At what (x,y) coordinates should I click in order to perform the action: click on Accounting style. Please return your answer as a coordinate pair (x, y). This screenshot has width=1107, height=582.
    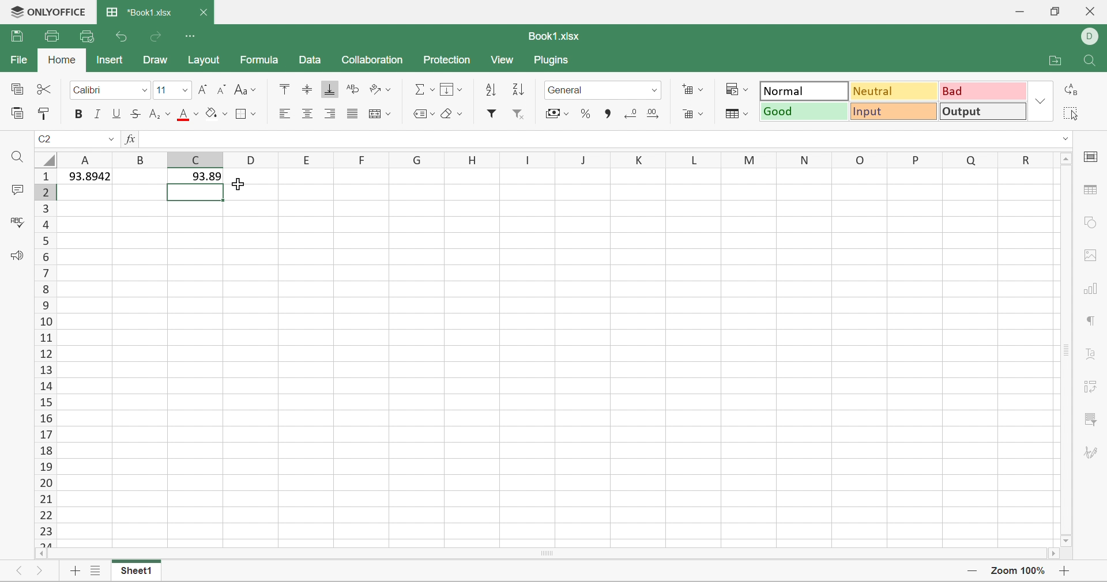
    Looking at the image, I should click on (557, 114).